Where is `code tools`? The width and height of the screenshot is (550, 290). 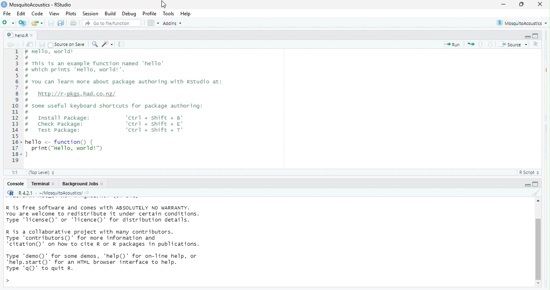
code tools is located at coordinates (108, 44).